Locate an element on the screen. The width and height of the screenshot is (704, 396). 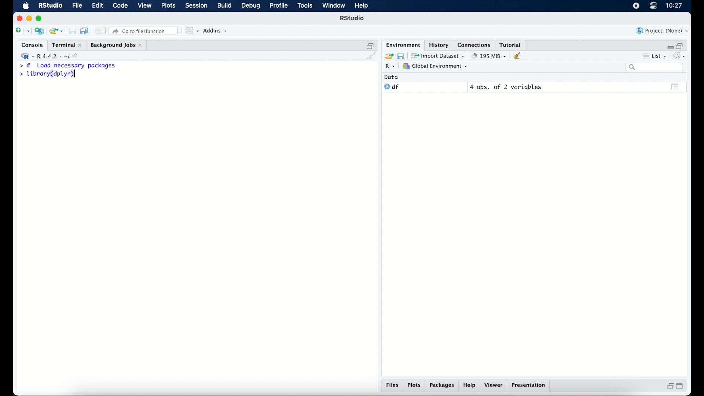
addins is located at coordinates (215, 31).